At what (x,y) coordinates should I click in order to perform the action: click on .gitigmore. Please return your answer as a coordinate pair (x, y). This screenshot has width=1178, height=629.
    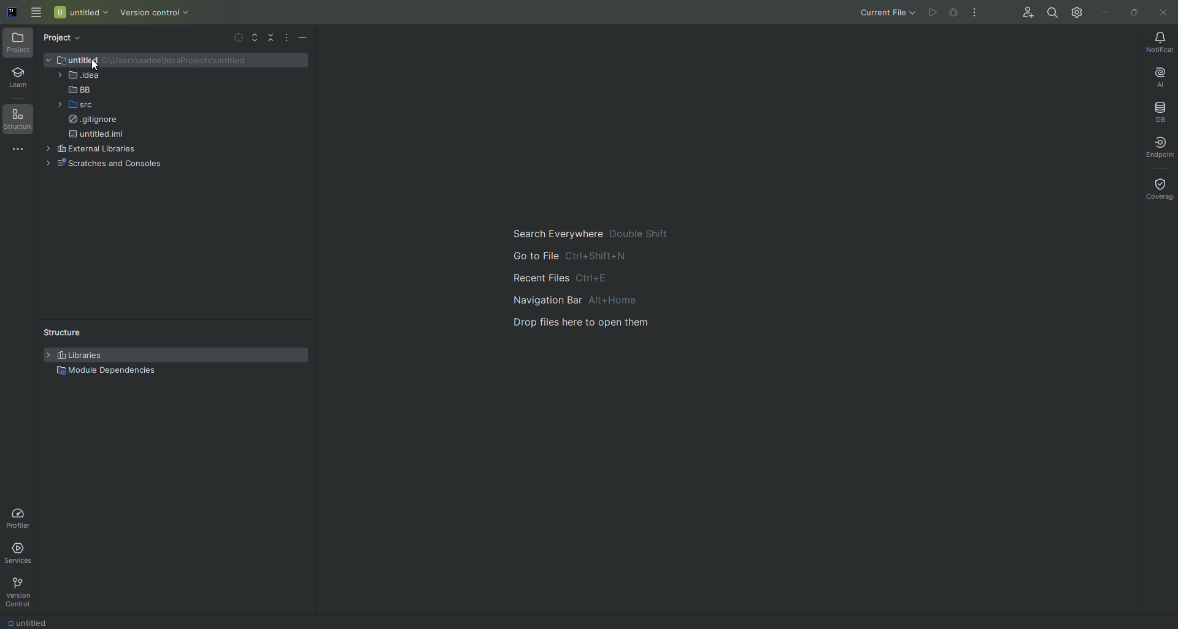
    Looking at the image, I should click on (93, 121).